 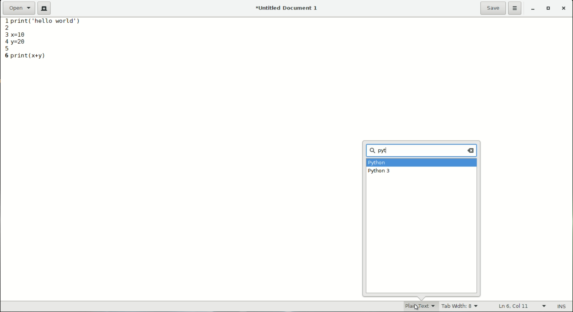 I want to click on cursor, so click(x=387, y=150).